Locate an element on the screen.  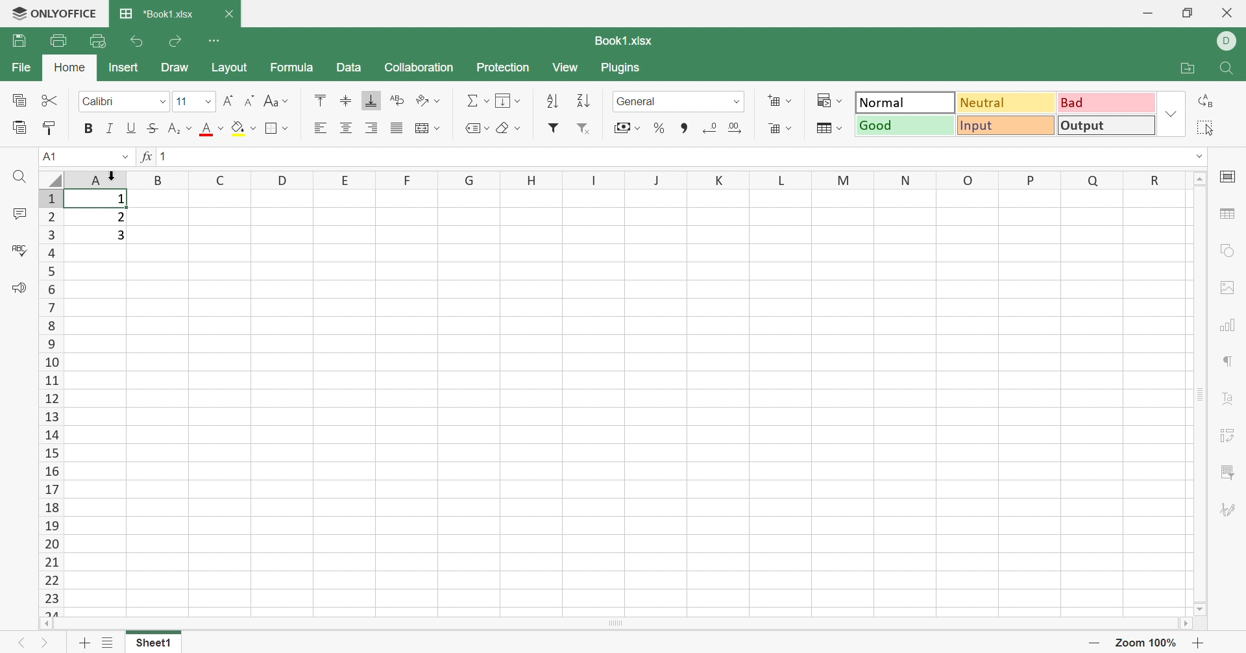
Home is located at coordinates (70, 67).